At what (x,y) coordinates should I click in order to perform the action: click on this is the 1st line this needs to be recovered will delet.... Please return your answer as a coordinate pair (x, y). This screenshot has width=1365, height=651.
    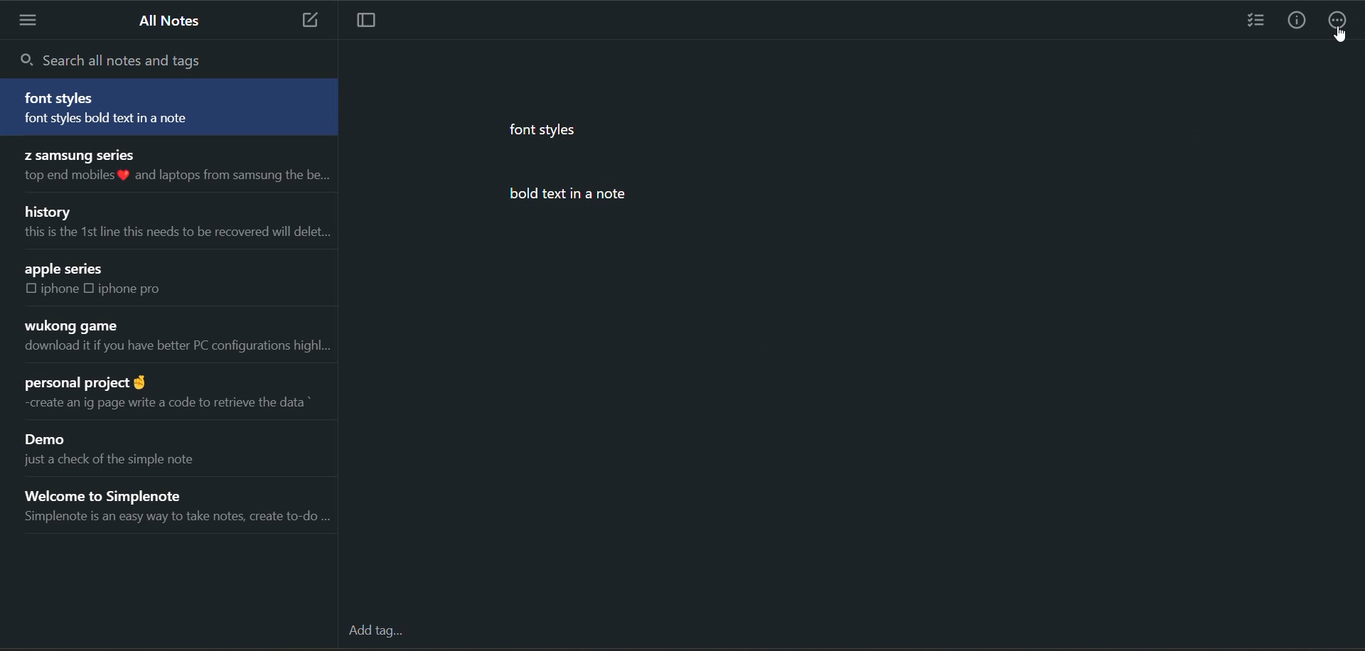
    Looking at the image, I should click on (174, 232).